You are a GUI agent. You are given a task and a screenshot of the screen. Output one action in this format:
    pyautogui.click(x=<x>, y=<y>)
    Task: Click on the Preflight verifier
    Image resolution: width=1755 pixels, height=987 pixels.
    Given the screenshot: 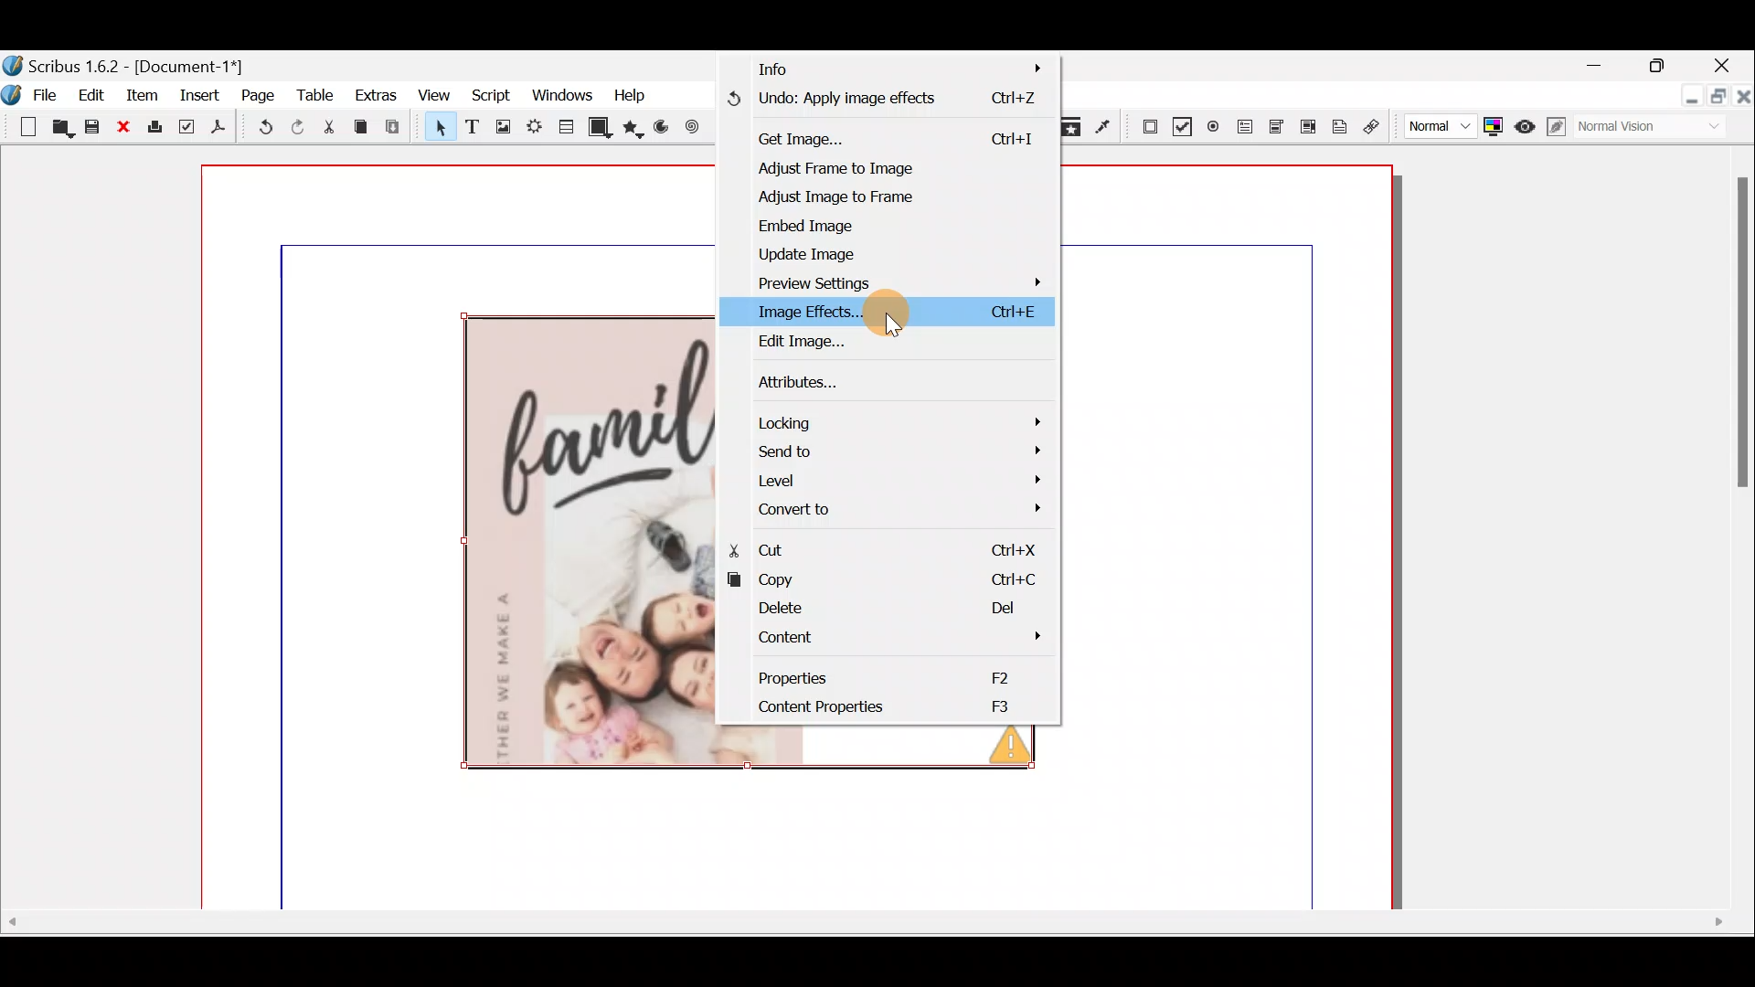 What is the action you would take?
    pyautogui.click(x=187, y=129)
    